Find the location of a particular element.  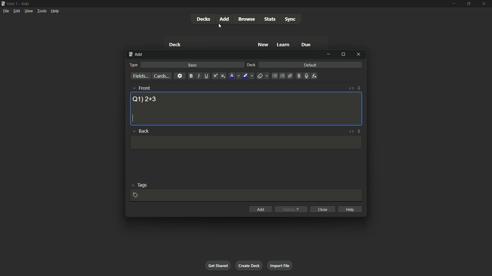

supercript is located at coordinates (215, 76).